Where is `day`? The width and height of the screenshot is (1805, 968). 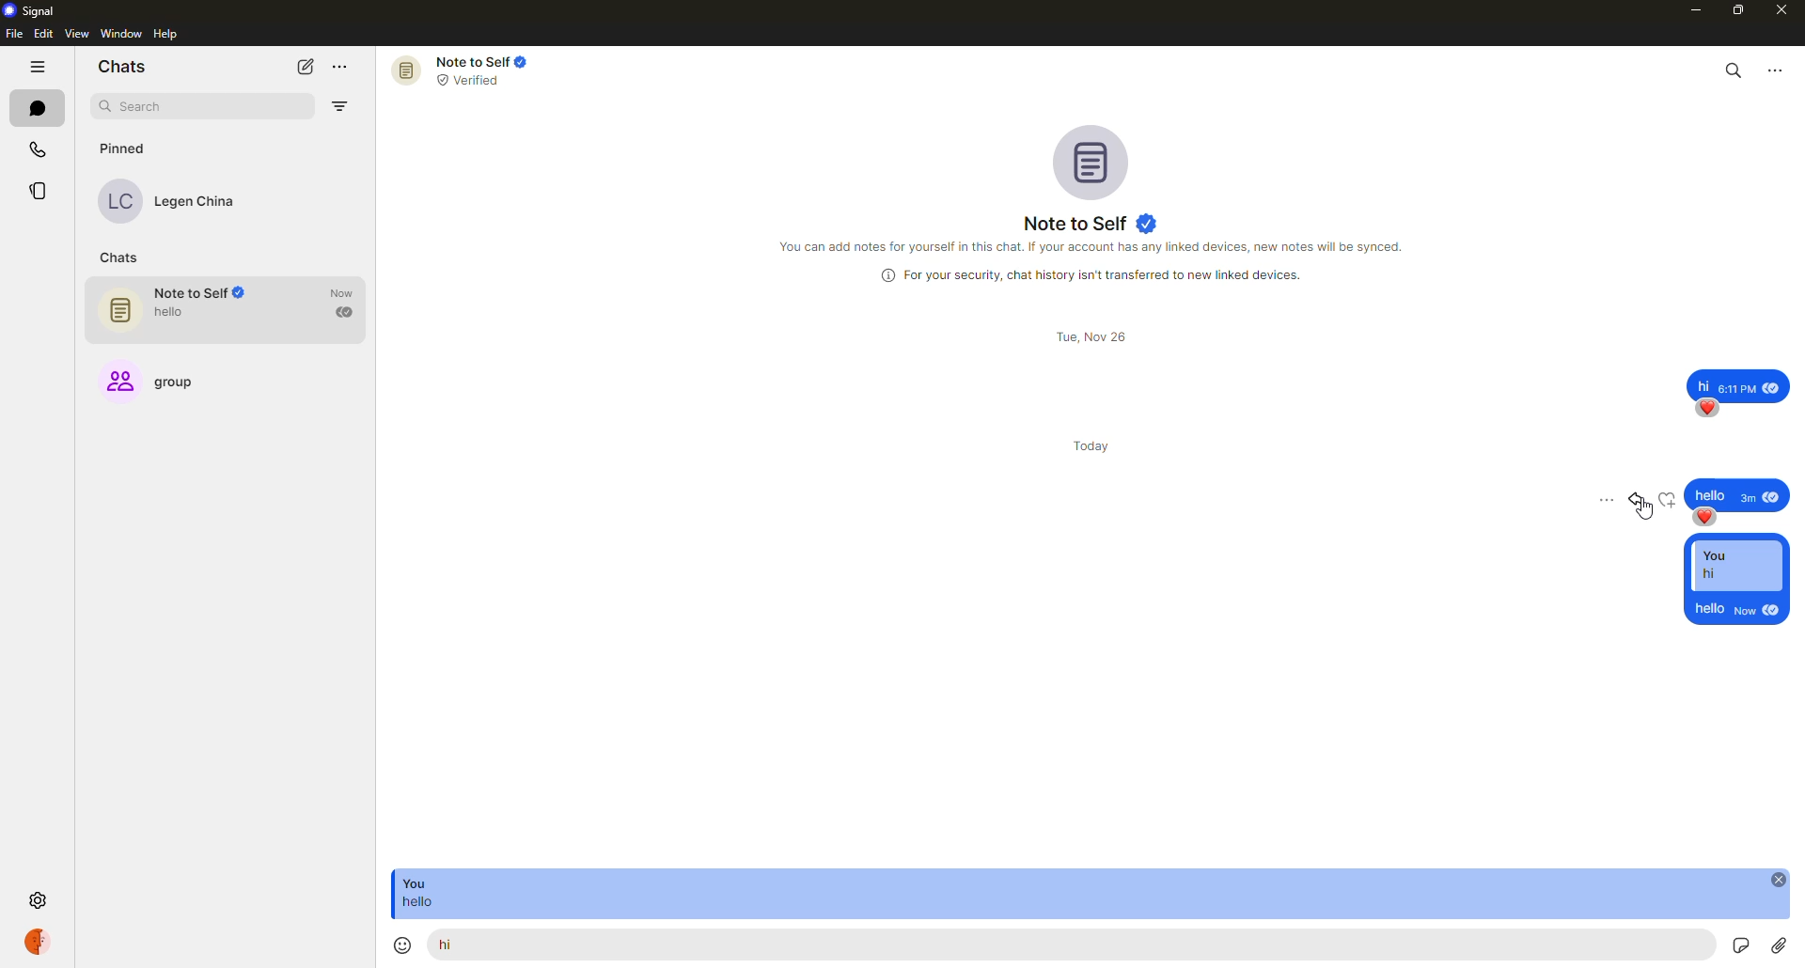
day is located at coordinates (1091, 337).